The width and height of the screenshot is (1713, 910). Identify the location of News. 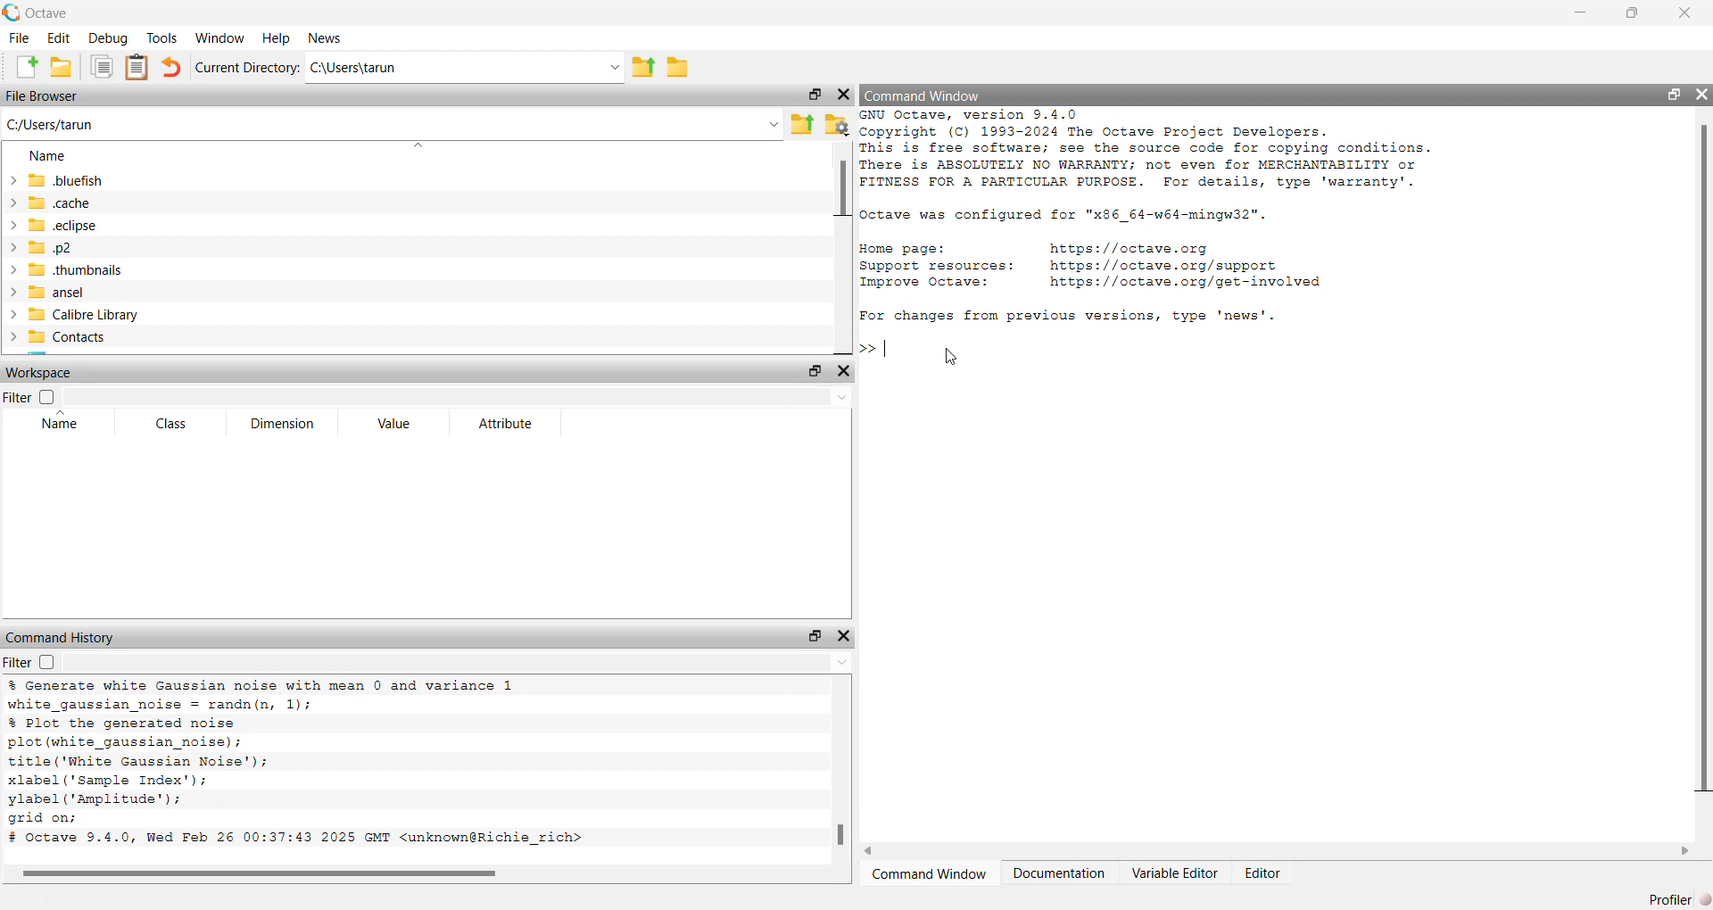
(330, 37).